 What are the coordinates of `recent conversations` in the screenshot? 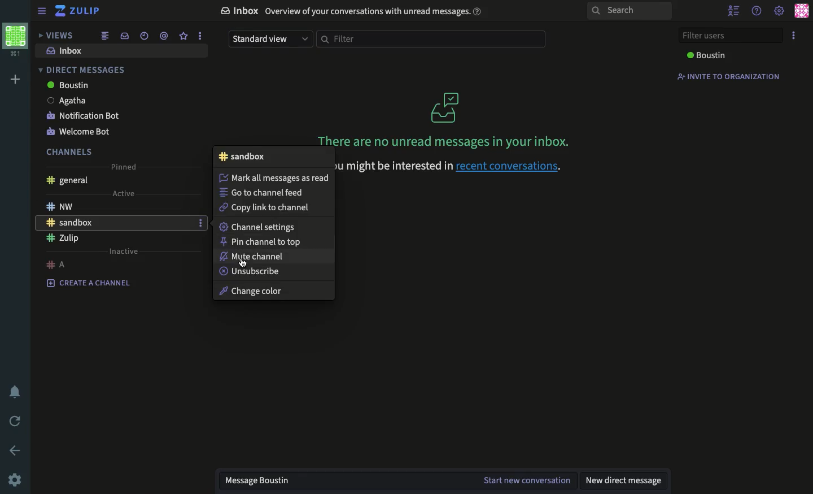 It's located at (144, 36).